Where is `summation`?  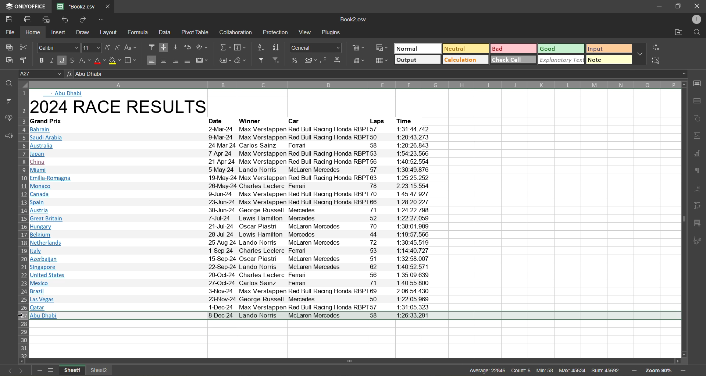
summation is located at coordinates (225, 47).